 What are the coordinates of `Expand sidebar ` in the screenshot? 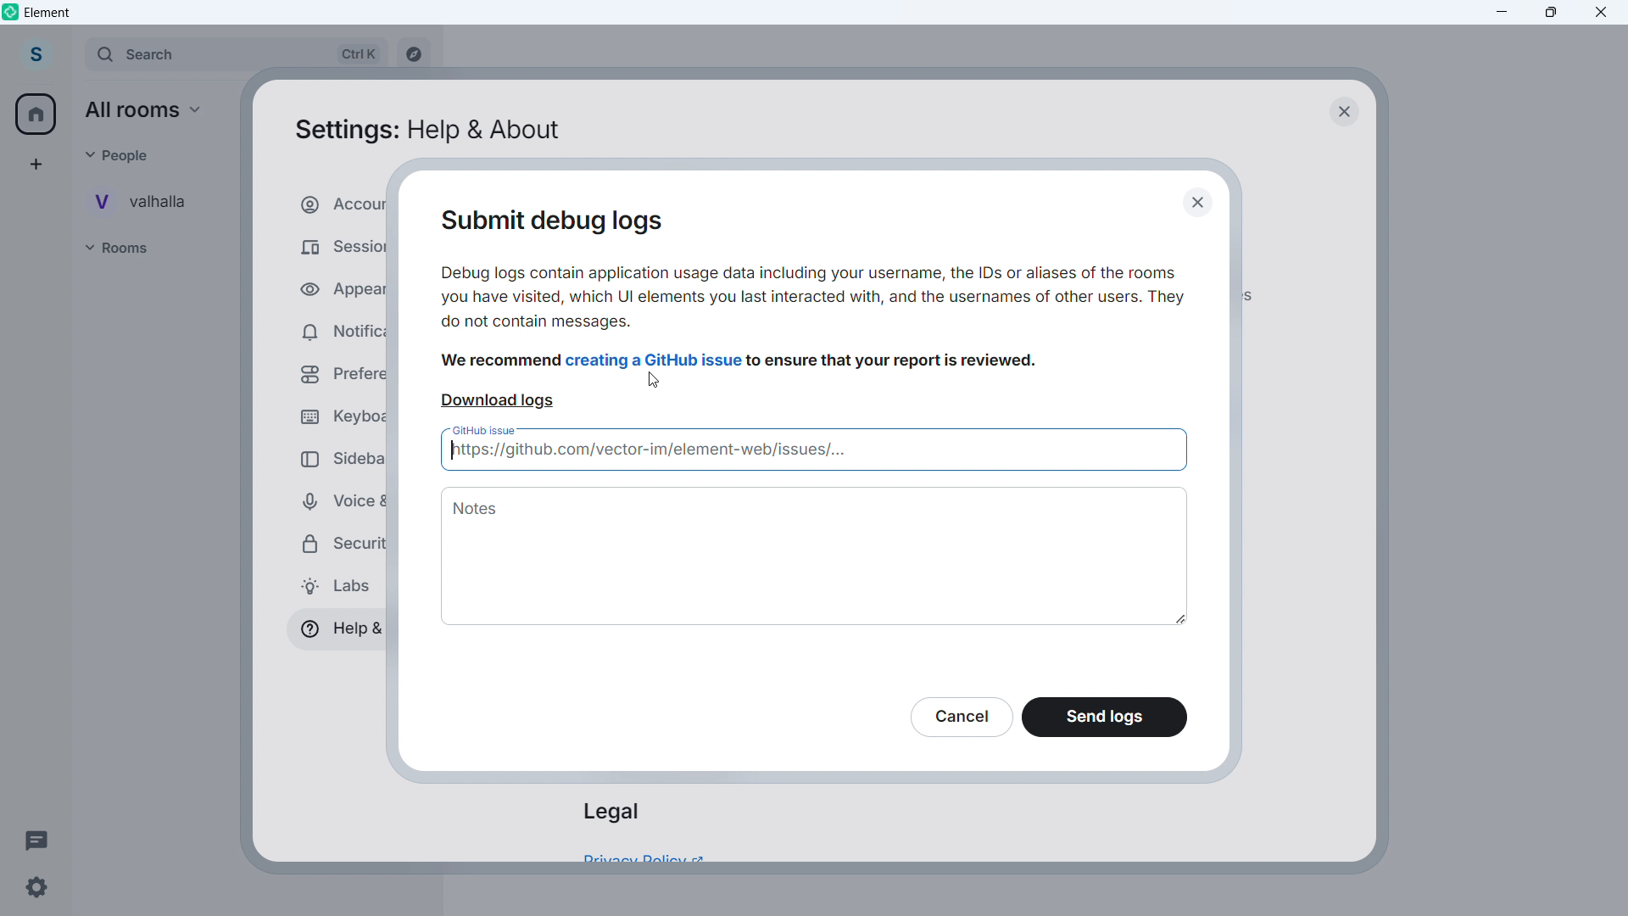 It's located at (71, 56).